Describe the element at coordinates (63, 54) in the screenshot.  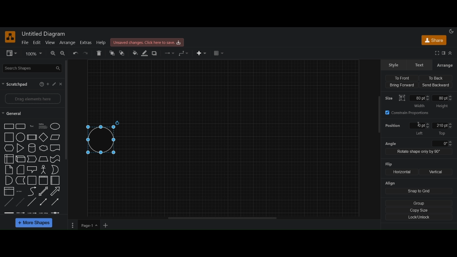
I see `zoom out` at that location.